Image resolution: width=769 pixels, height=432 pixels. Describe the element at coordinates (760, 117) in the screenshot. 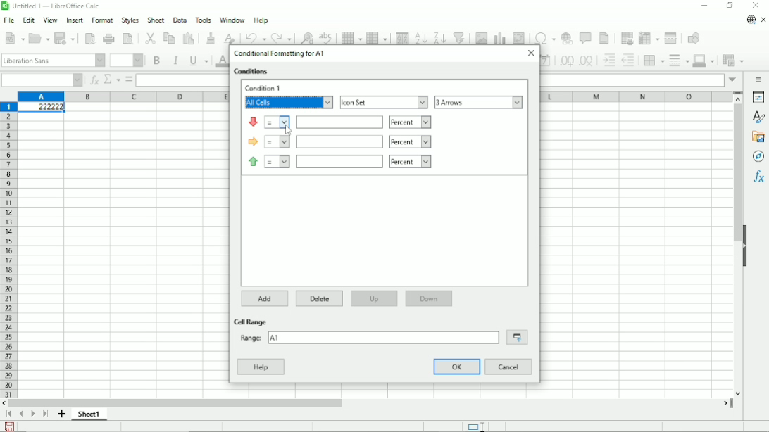

I see `Styles` at that location.